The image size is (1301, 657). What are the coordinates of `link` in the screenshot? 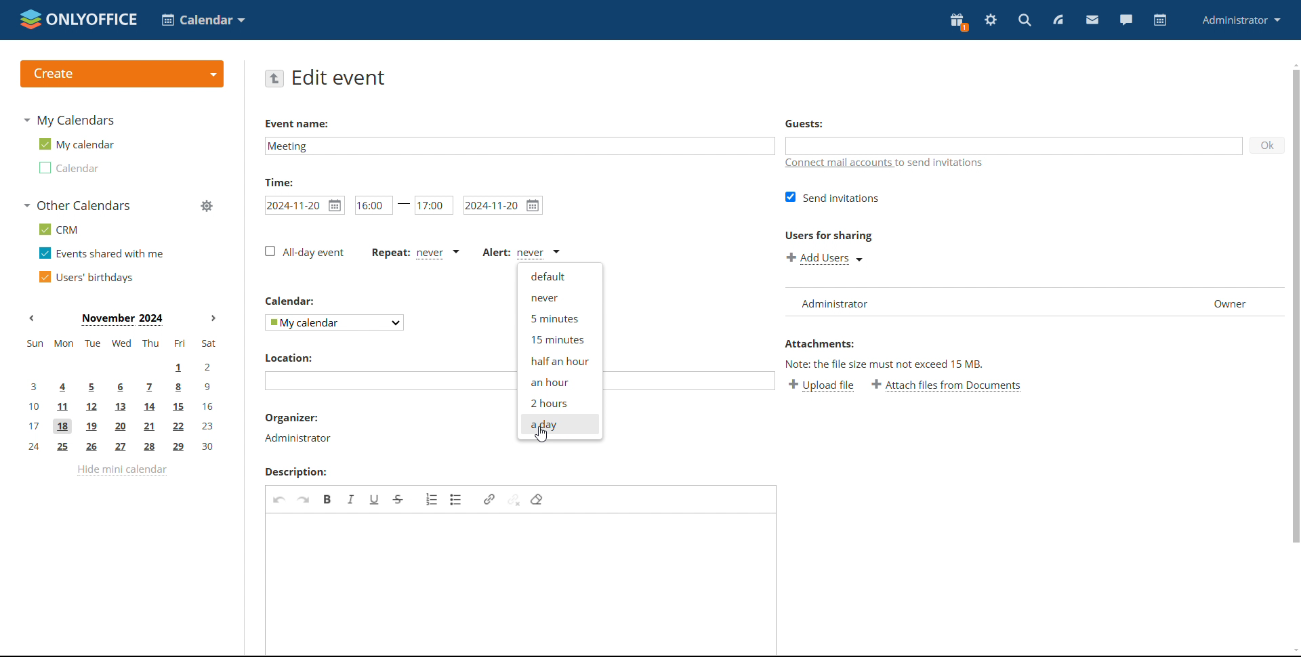 It's located at (489, 499).